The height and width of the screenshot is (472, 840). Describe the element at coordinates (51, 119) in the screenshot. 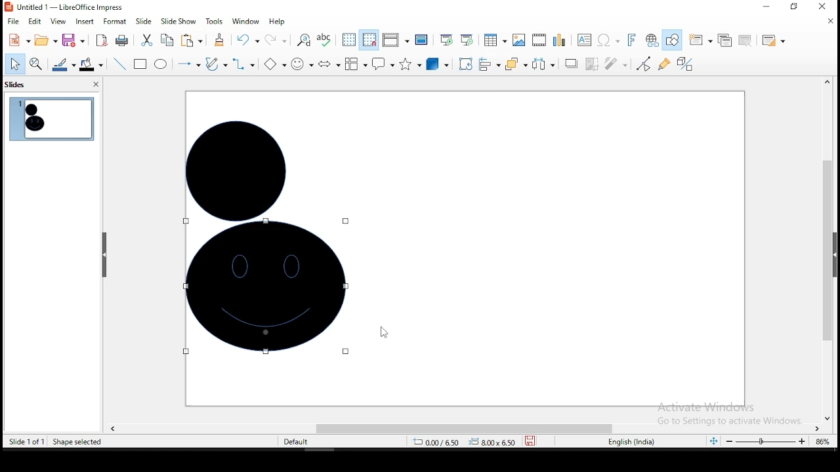

I see `slide 1` at that location.